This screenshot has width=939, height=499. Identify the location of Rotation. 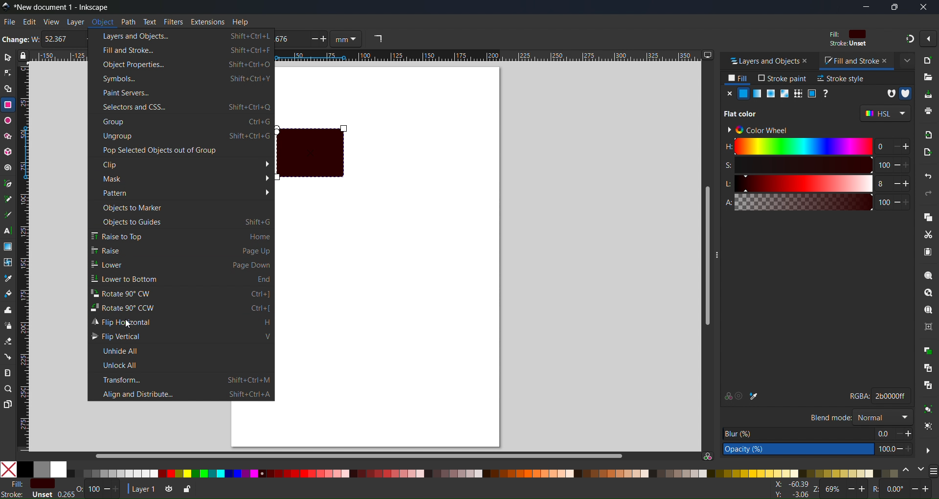
(878, 489).